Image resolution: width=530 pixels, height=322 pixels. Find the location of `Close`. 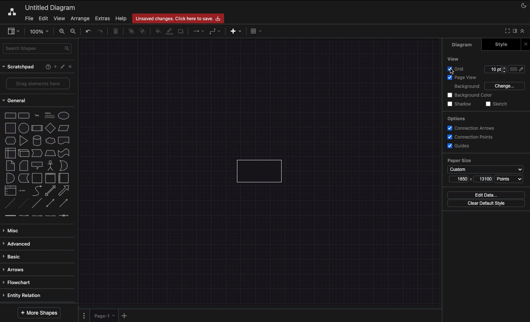

Close is located at coordinates (527, 43).